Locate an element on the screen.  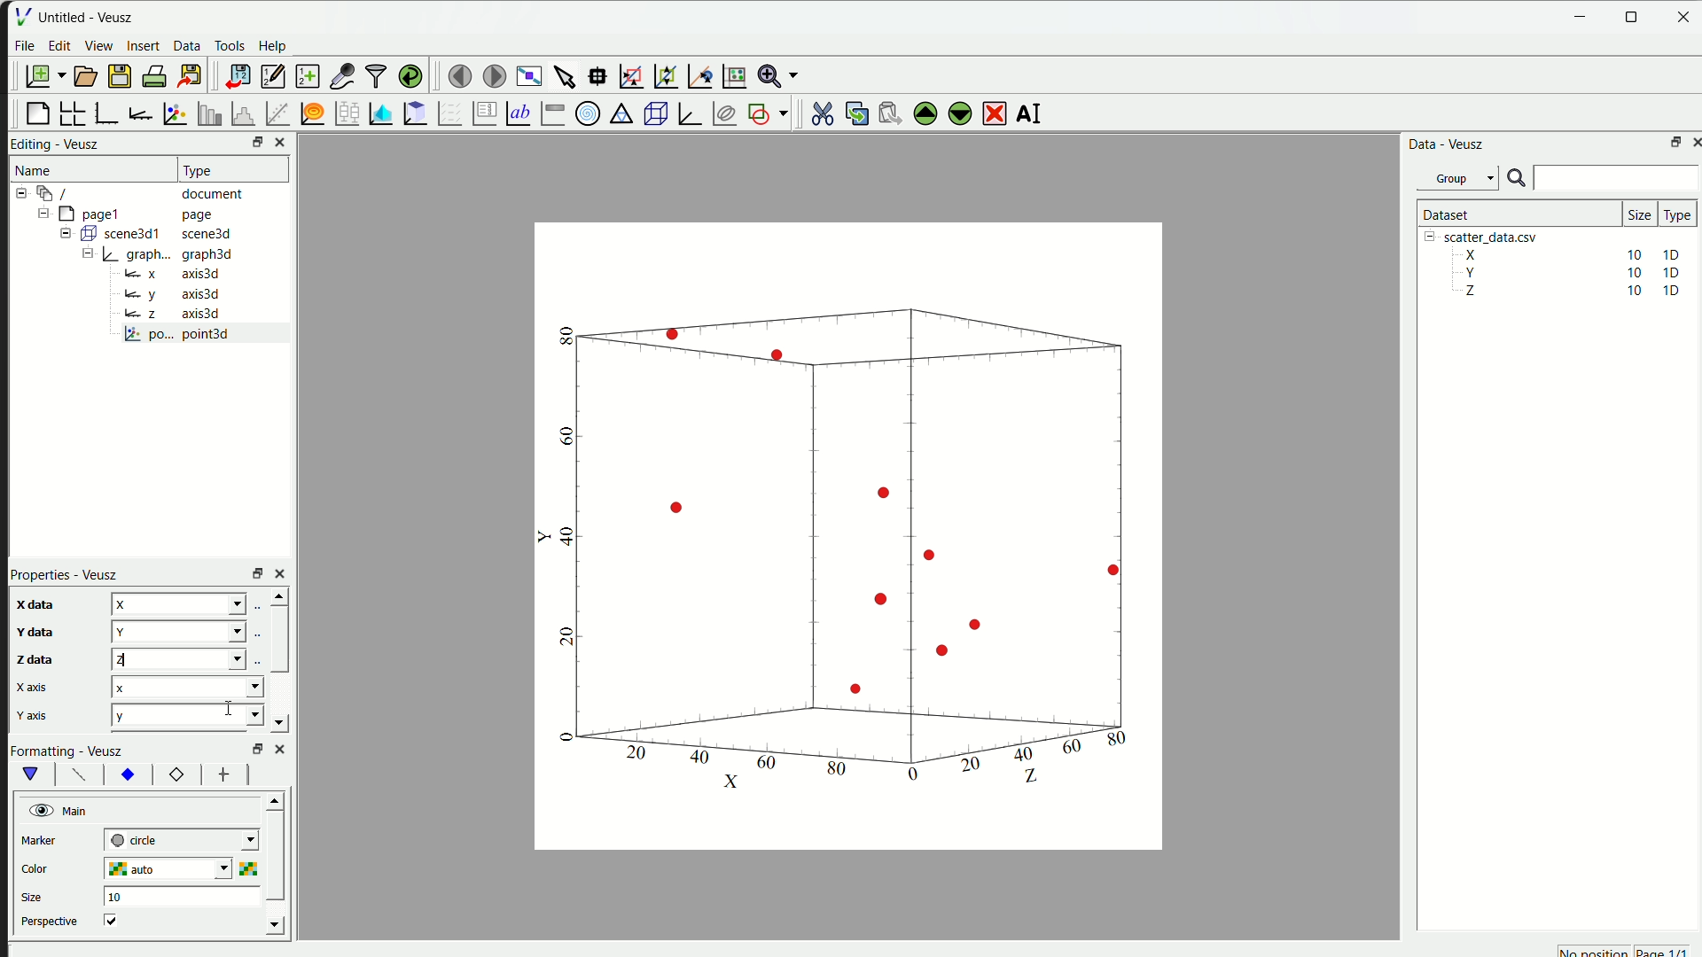
draw rectangle to zoom axes is located at coordinates (631, 74).